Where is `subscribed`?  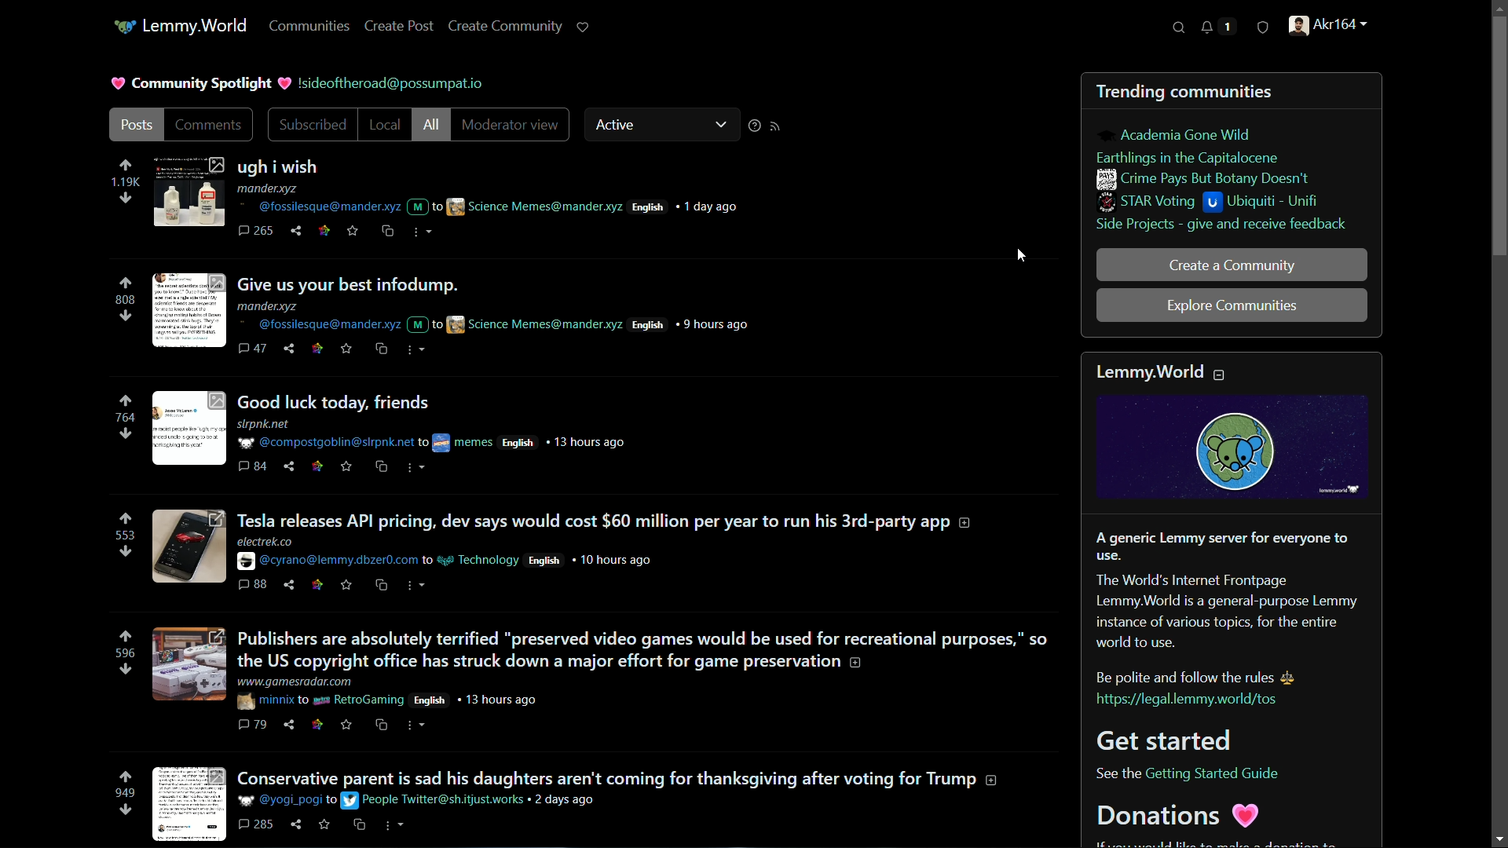 subscribed is located at coordinates (313, 126).